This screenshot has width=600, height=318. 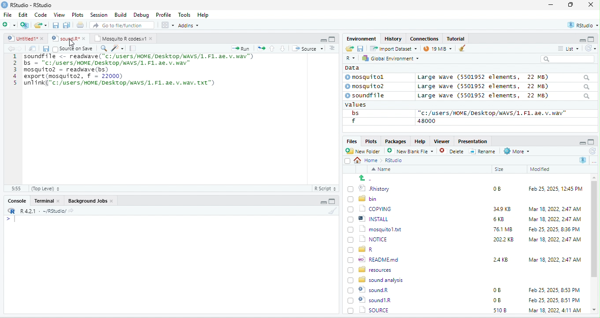 I want to click on © soundfile, so click(x=369, y=95).